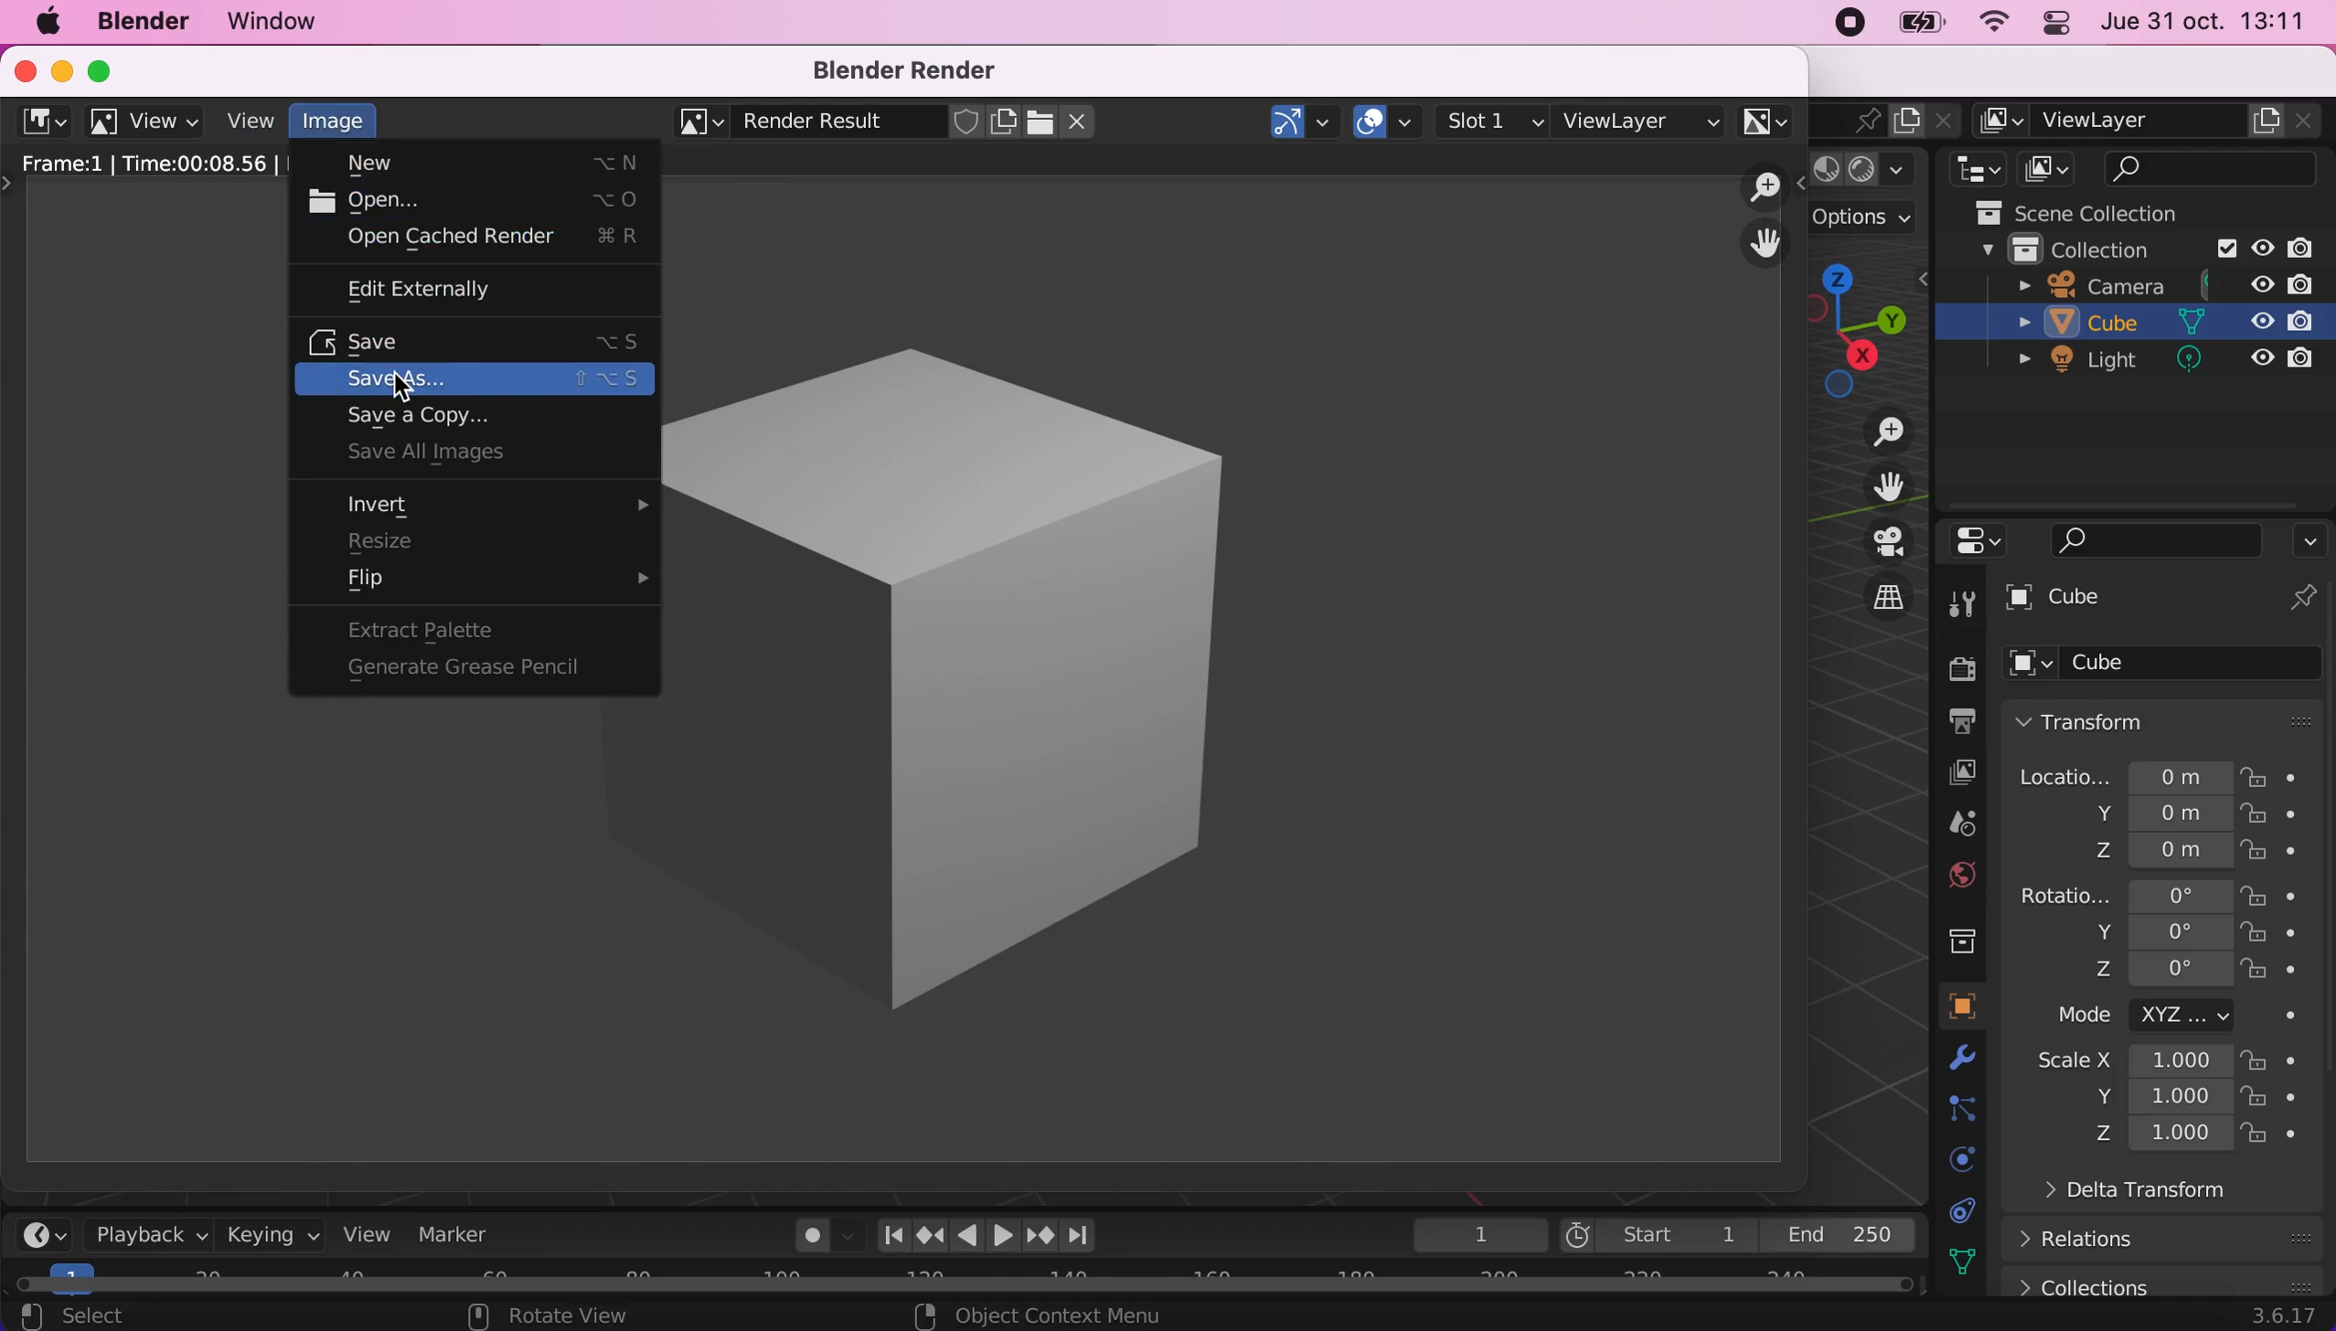 Image resolution: width=2336 pixels, height=1331 pixels. I want to click on auto keying, so click(810, 1240).